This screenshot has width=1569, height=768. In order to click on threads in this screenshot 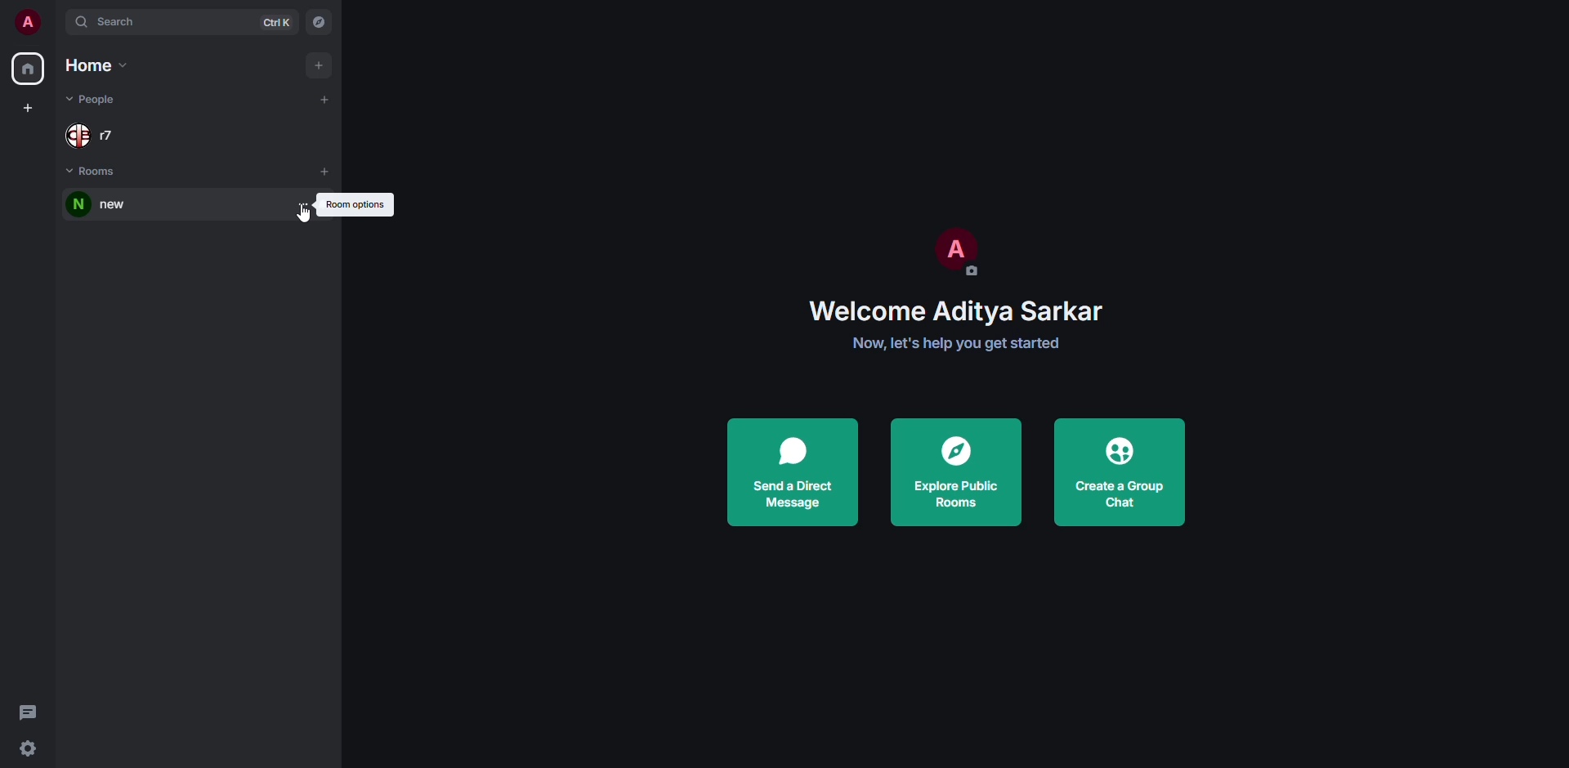, I will do `click(28, 711)`.